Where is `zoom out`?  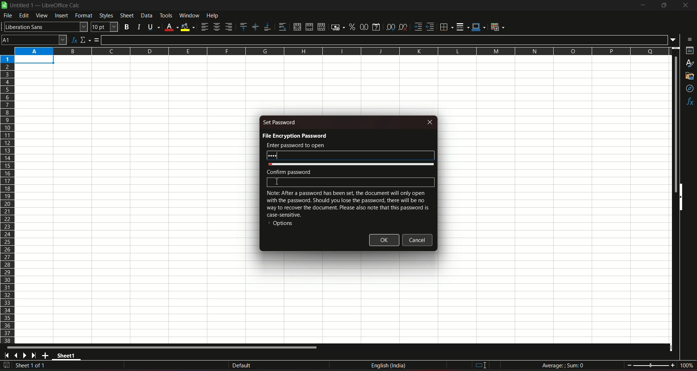 zoom out is located at coordinates (629, 364).